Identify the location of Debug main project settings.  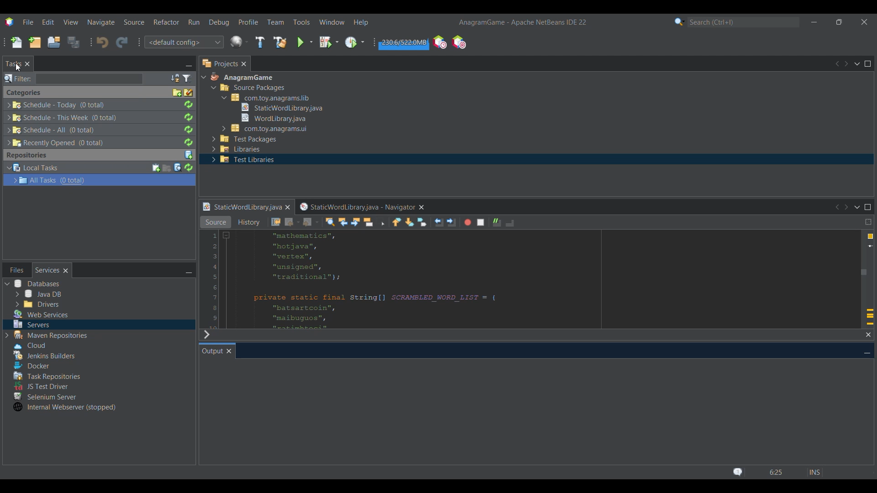
(329, 42).